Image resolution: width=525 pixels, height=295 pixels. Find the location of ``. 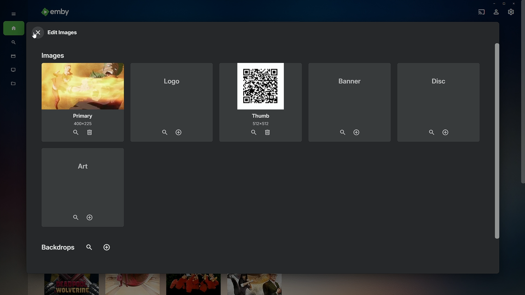

 is located at coordinates (497, 141).